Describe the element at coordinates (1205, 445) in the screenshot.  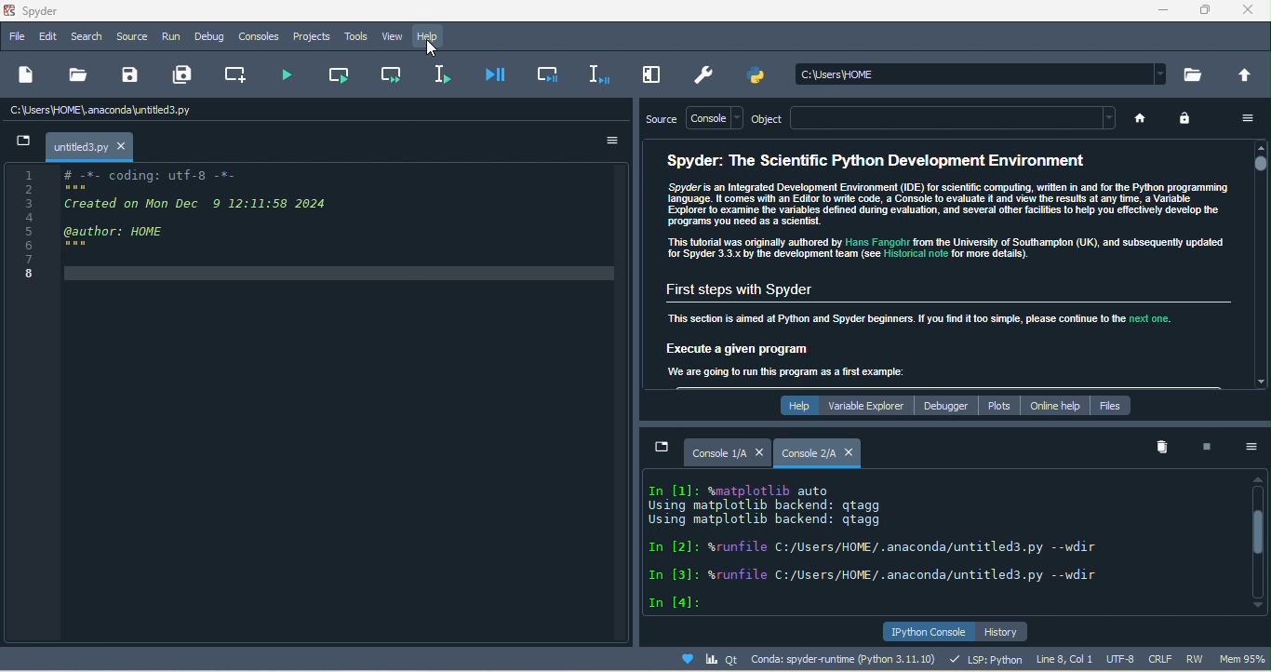
I see `interrupt kenel` at that location.